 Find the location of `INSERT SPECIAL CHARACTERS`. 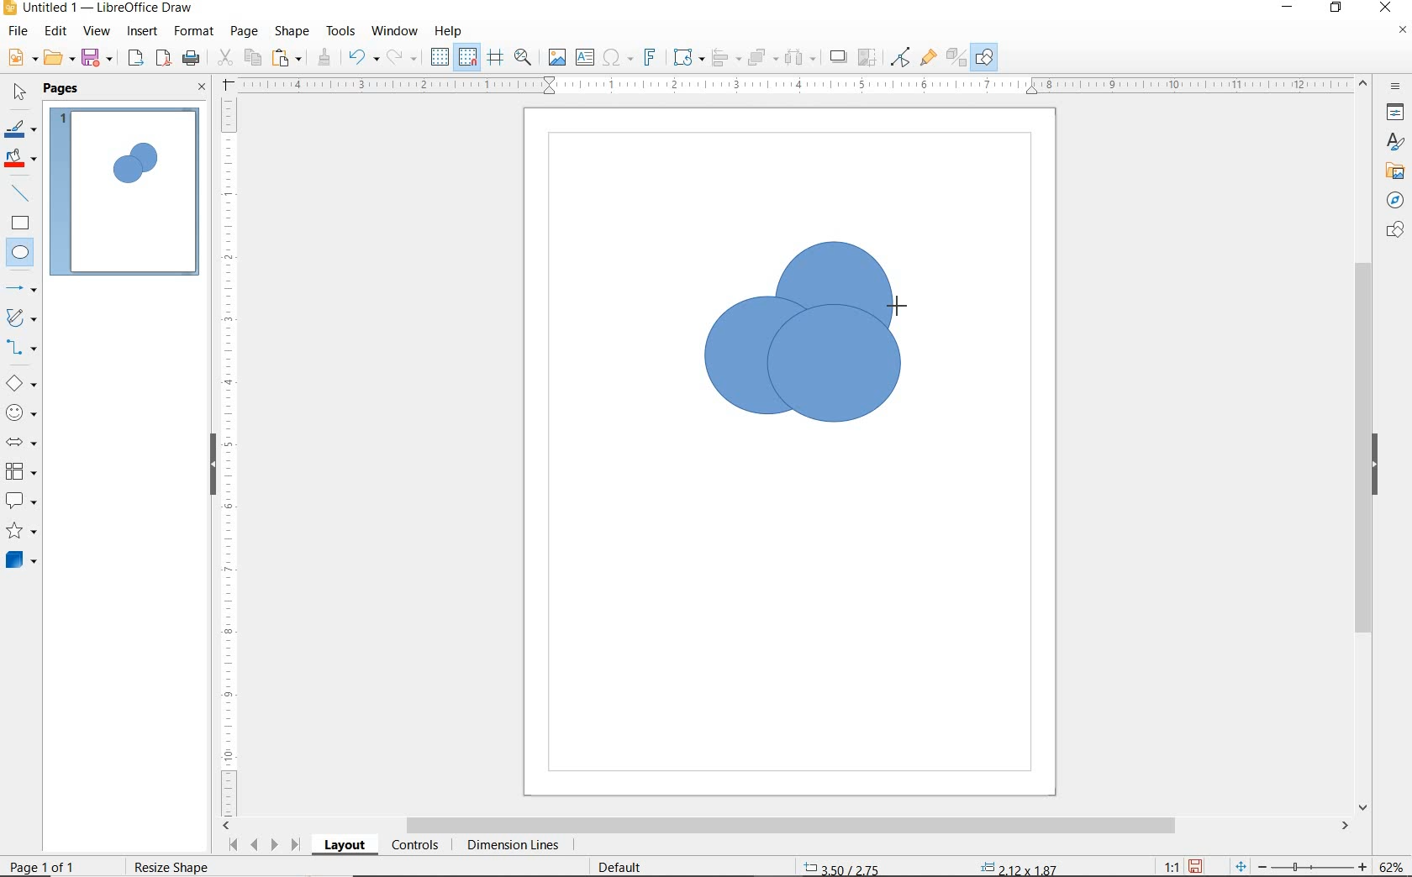

INSERT SPECIAL CHARACTERS is located at coordinates (615, 59).